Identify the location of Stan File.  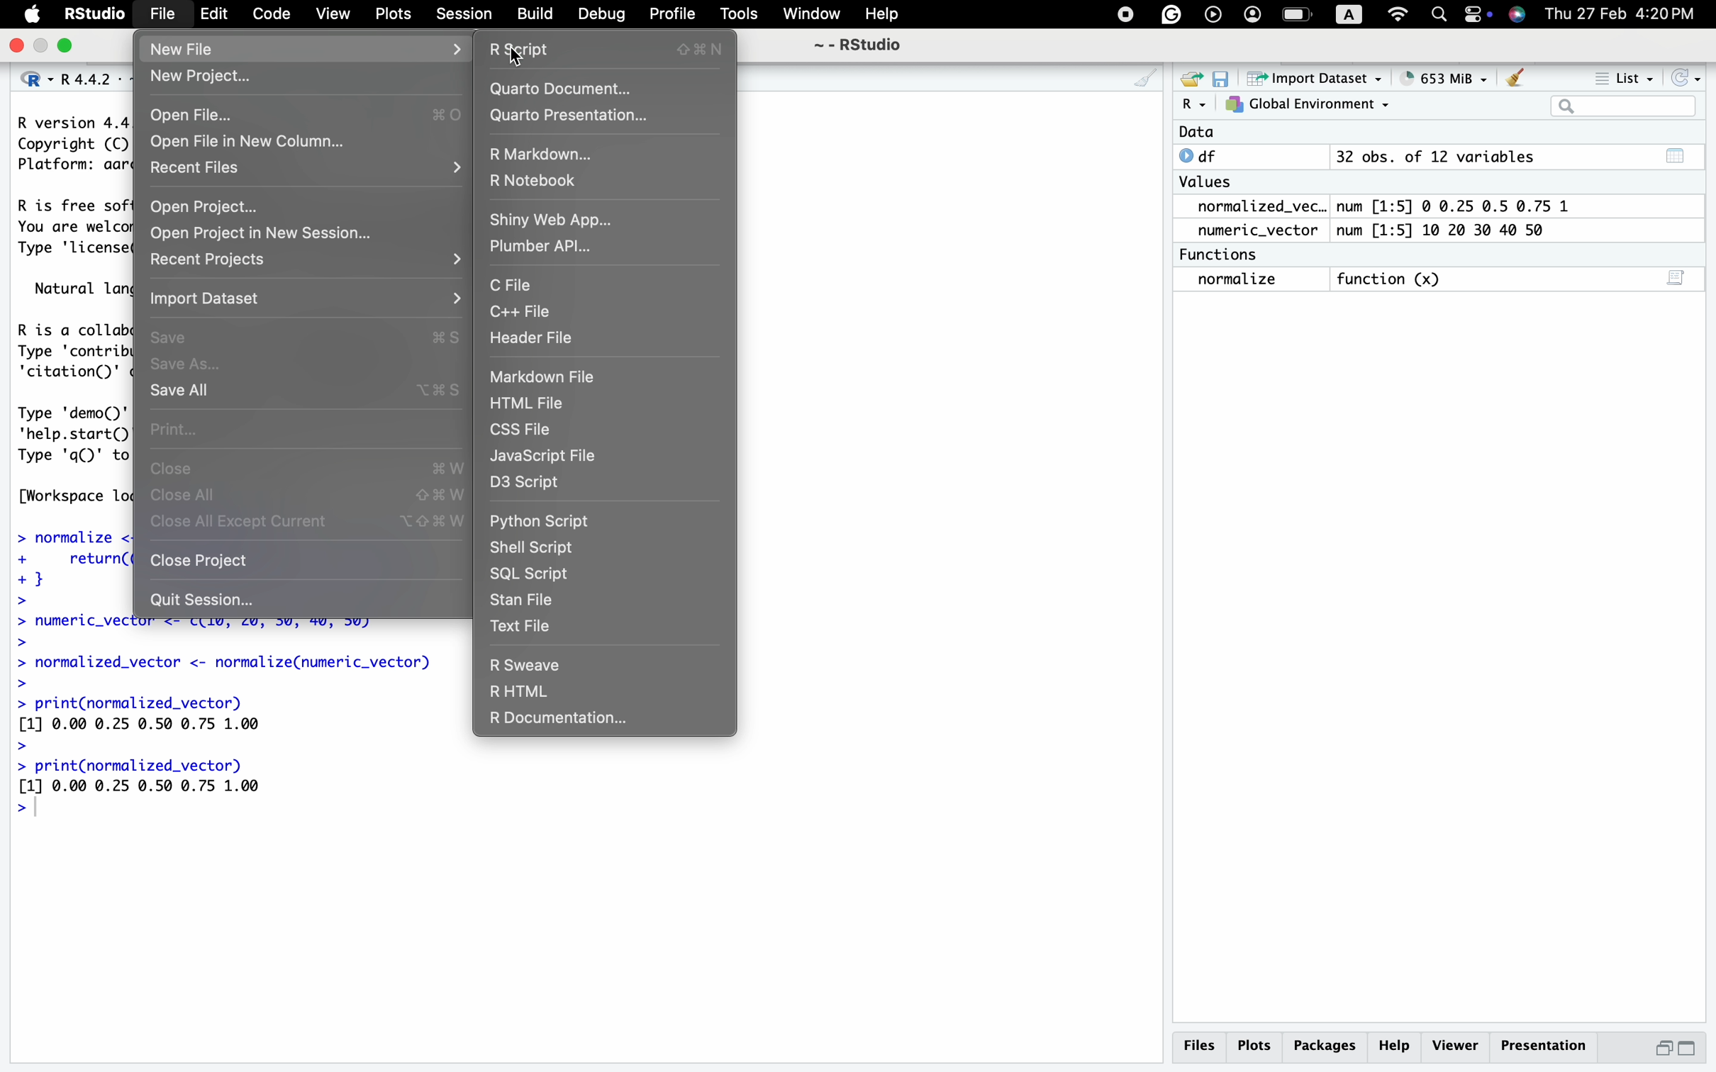
(525, 601).